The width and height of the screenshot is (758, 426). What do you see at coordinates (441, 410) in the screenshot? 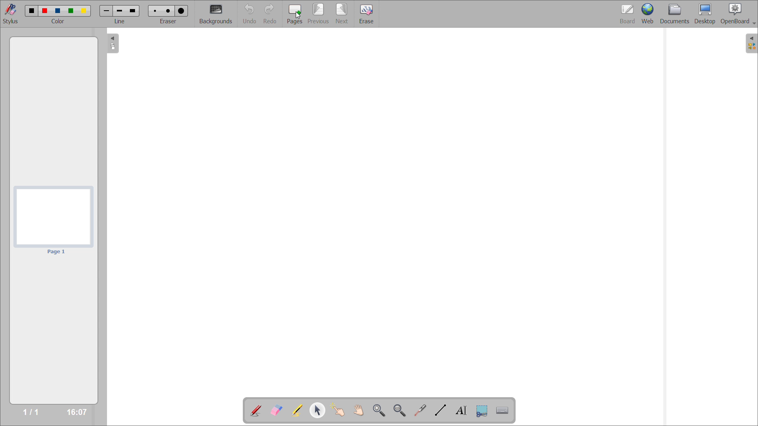
I see `draw line` at bounding box center [441, 410].